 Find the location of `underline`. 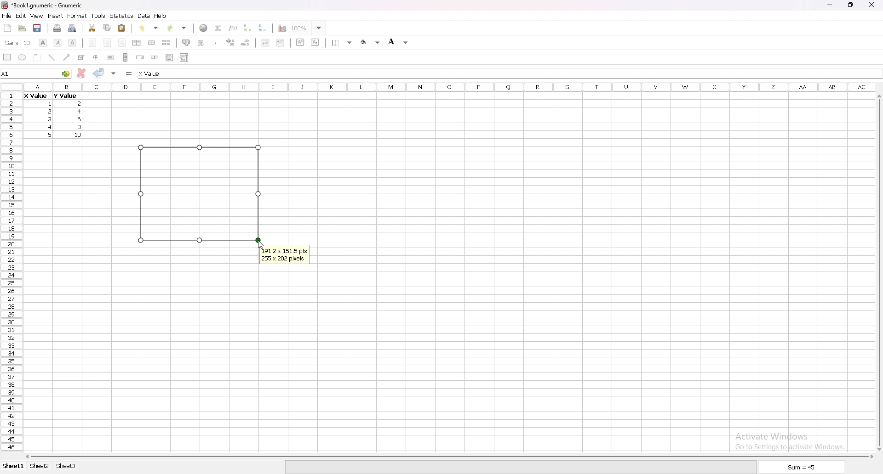

underline is located at coordinates (72, 43).